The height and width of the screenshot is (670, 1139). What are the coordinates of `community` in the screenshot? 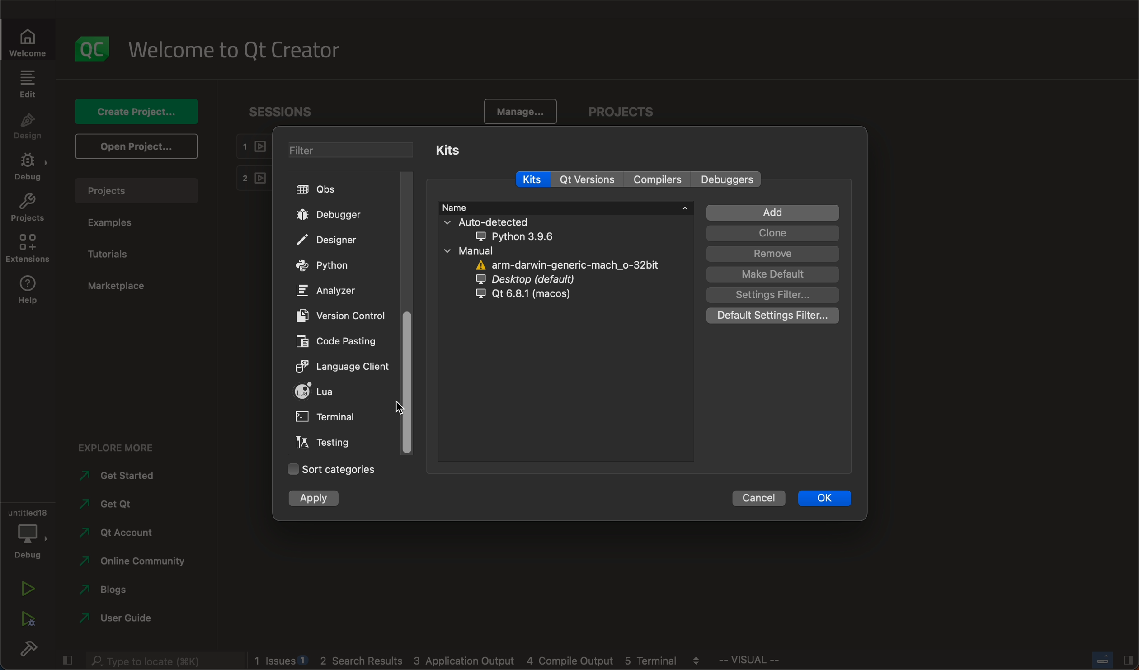 It's located at (138, 561).